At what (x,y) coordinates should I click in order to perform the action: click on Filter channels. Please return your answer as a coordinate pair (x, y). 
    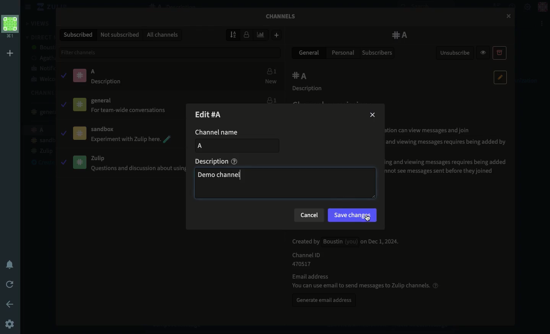
    Looking at the image, I should click on (171, 52).